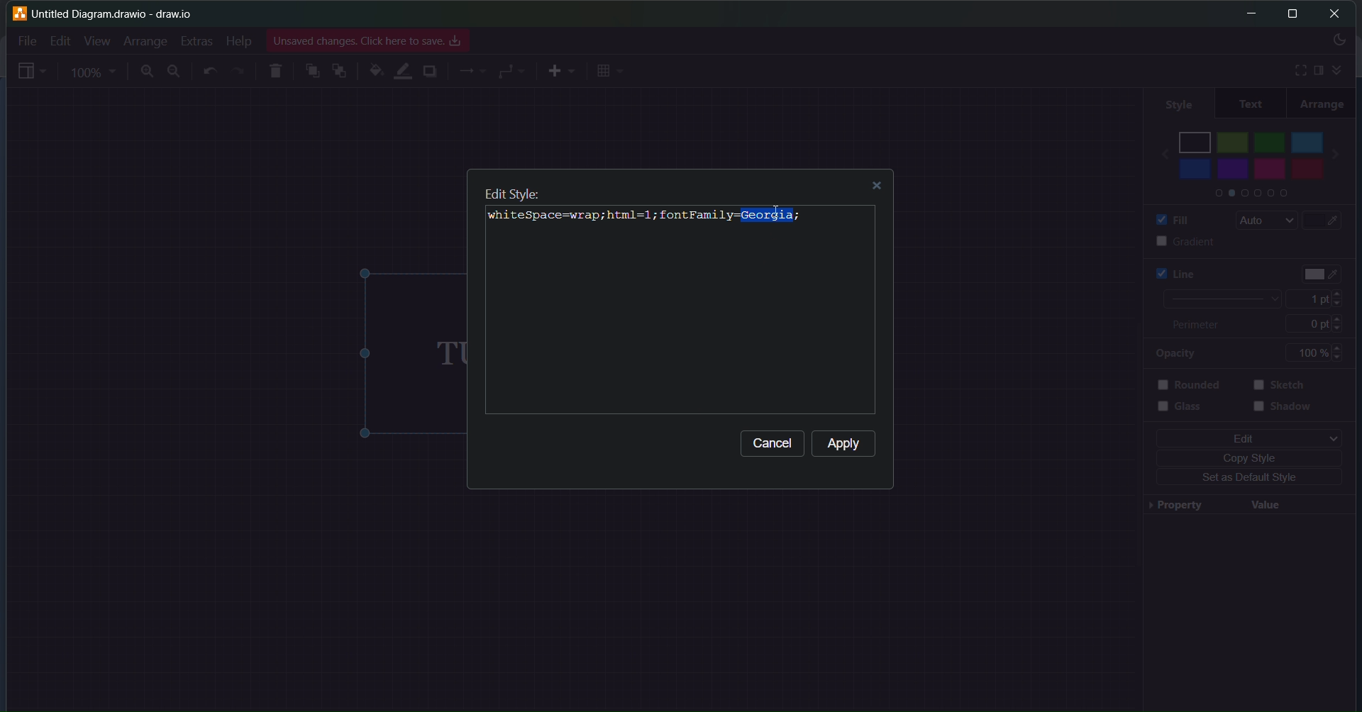  Describe the element at coordinates (511, 191) in the screenshot. I see `Edit Style:` at that location.